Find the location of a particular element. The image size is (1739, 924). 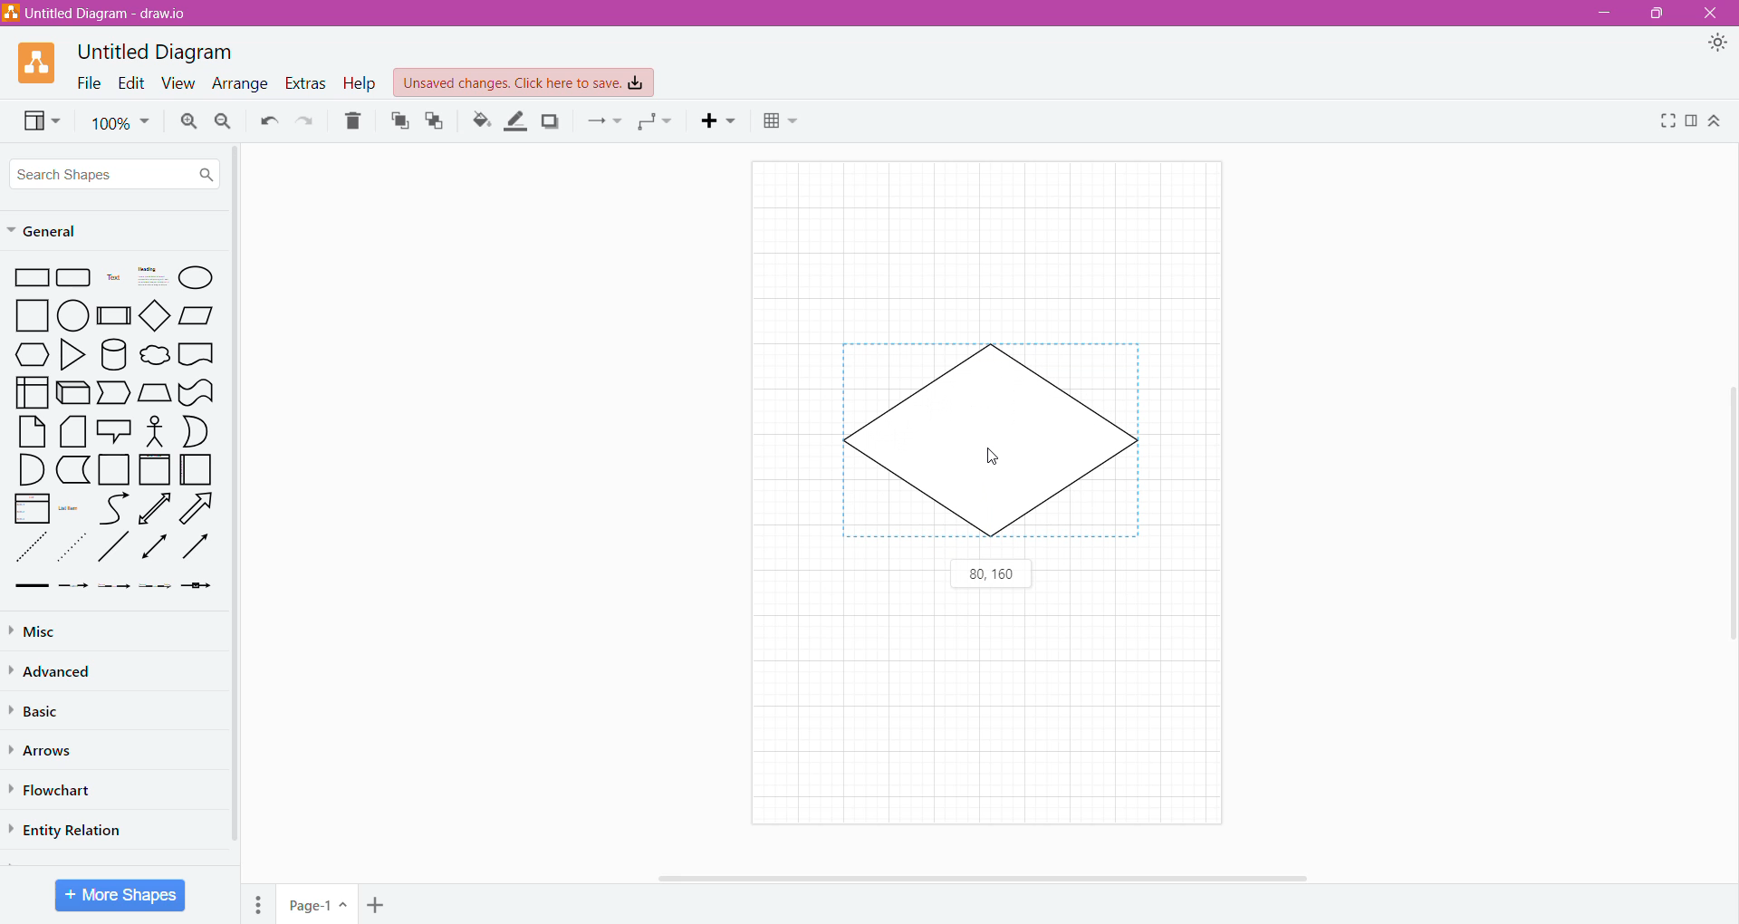

Arrange is located at coordinates (238, 85).